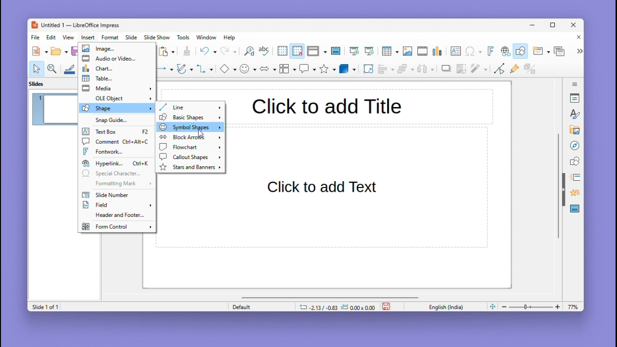  I want to click on View, so click(70, 37).